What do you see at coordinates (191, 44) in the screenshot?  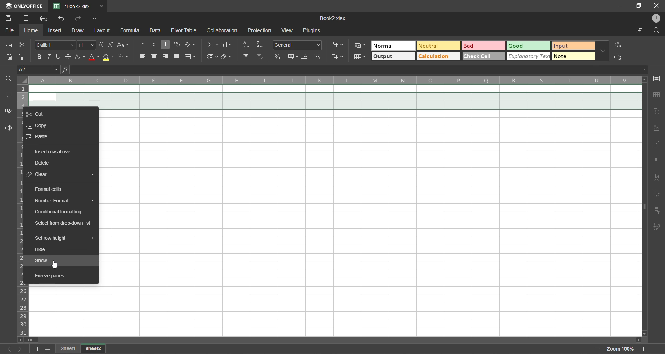 I see `orientation` at bounding box center [191, 44].